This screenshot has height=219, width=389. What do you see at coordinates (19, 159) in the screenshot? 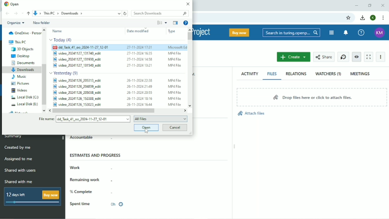
I see `Assigned to me` at bounding box center [19, 159].